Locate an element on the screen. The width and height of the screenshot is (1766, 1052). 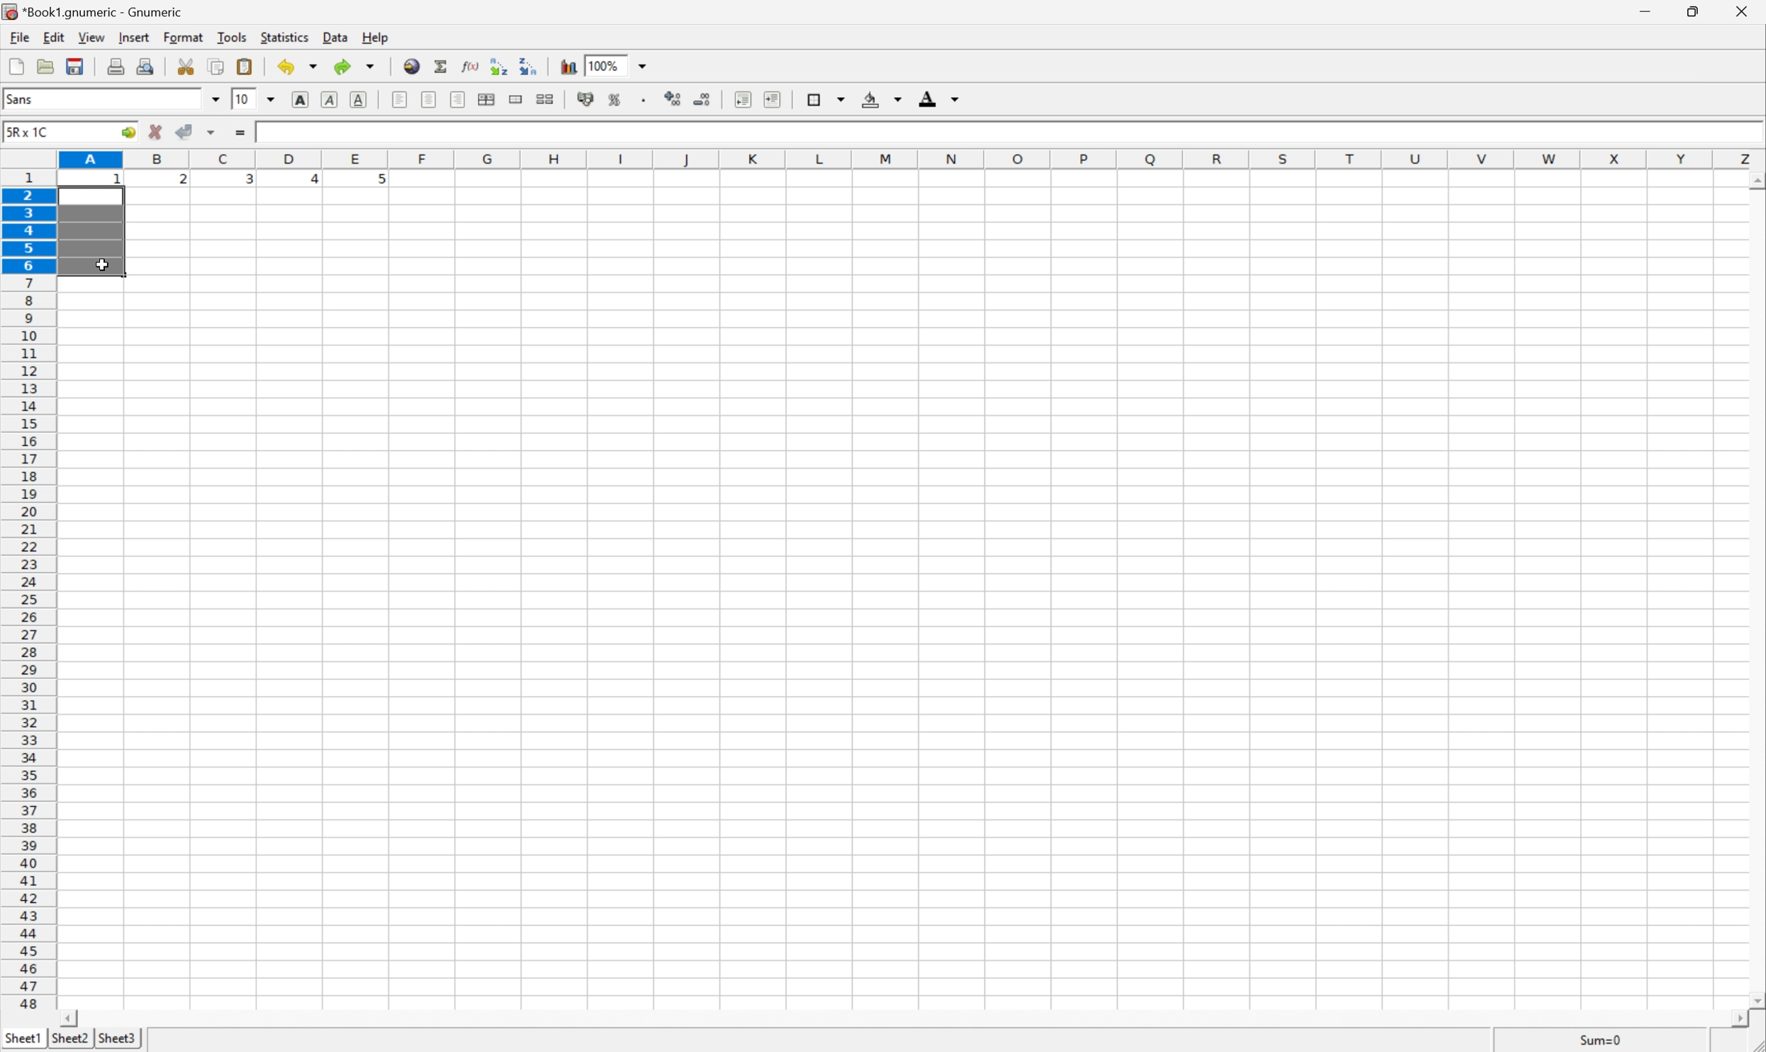
column names is located at coordinates (912, 160).